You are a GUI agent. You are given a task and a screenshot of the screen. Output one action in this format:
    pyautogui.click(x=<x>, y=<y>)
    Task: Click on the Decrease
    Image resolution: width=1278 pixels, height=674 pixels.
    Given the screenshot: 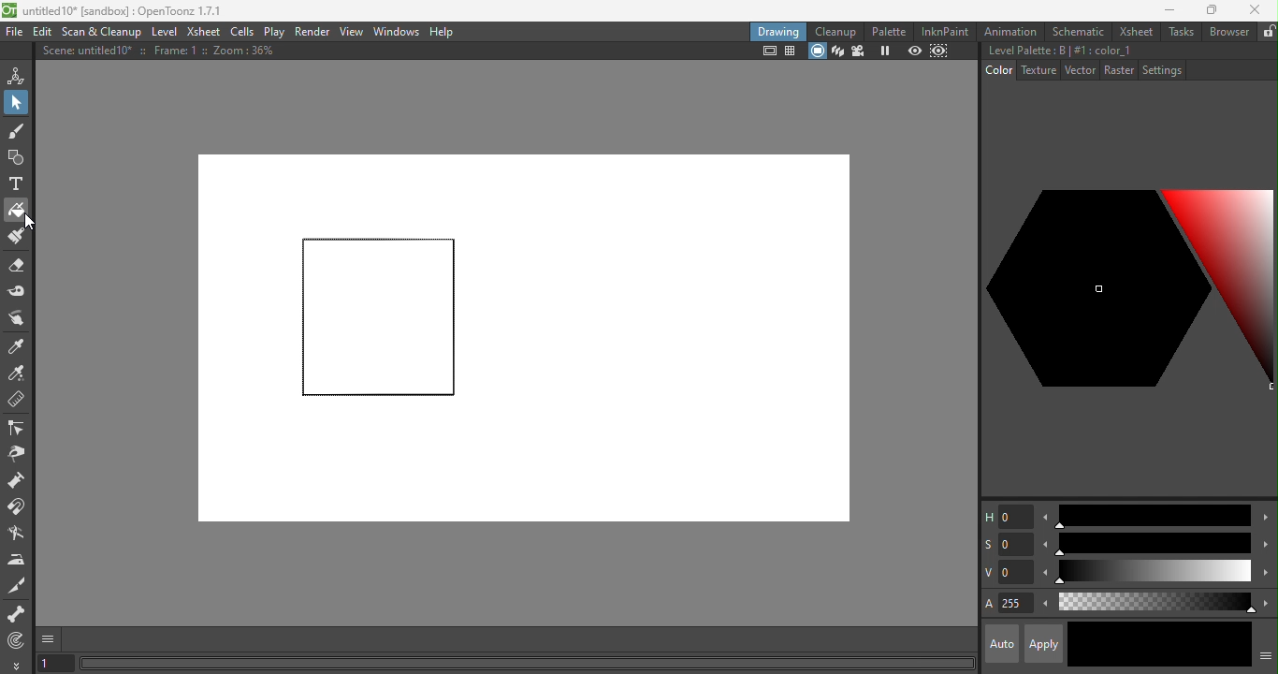 What is the action you would take?
    pyautogui.click(x=1044, y=606)
    